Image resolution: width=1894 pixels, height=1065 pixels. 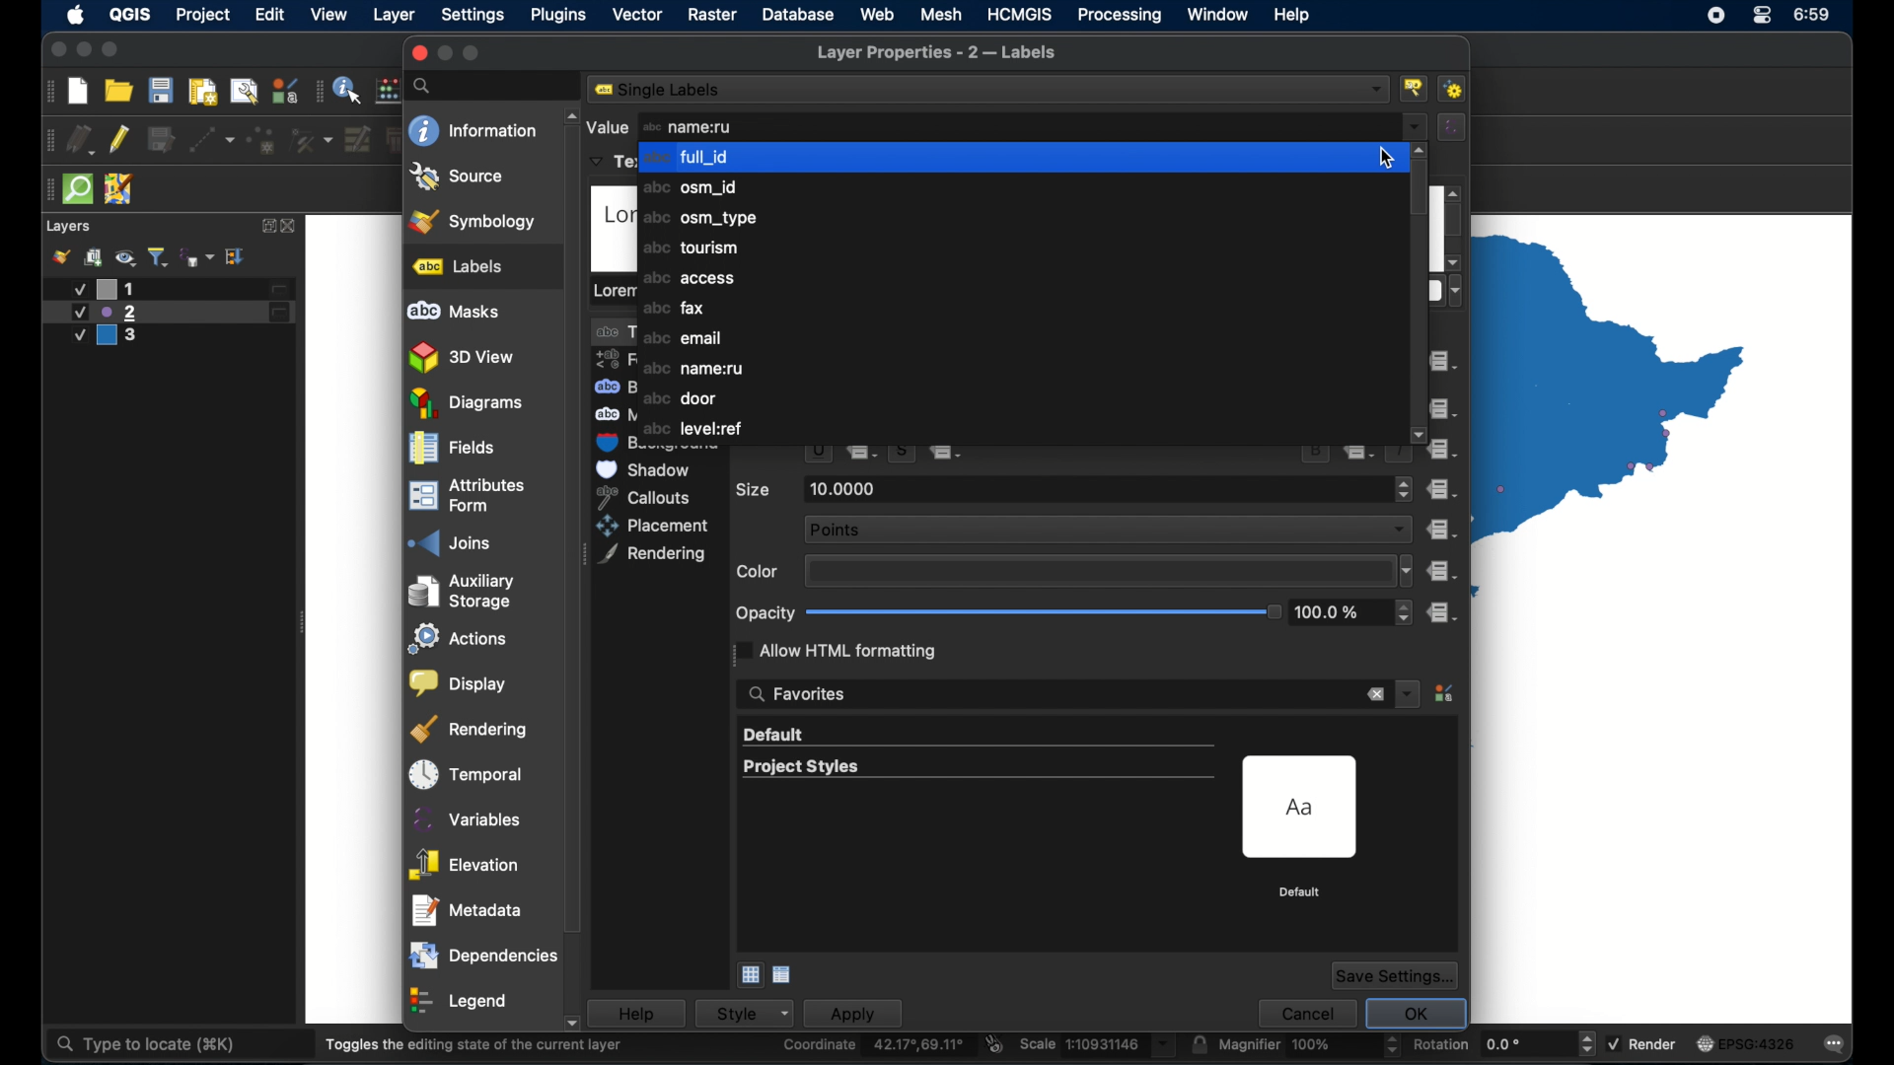 I want to click on configure project labelling tools, so click(x=1416, y=88).